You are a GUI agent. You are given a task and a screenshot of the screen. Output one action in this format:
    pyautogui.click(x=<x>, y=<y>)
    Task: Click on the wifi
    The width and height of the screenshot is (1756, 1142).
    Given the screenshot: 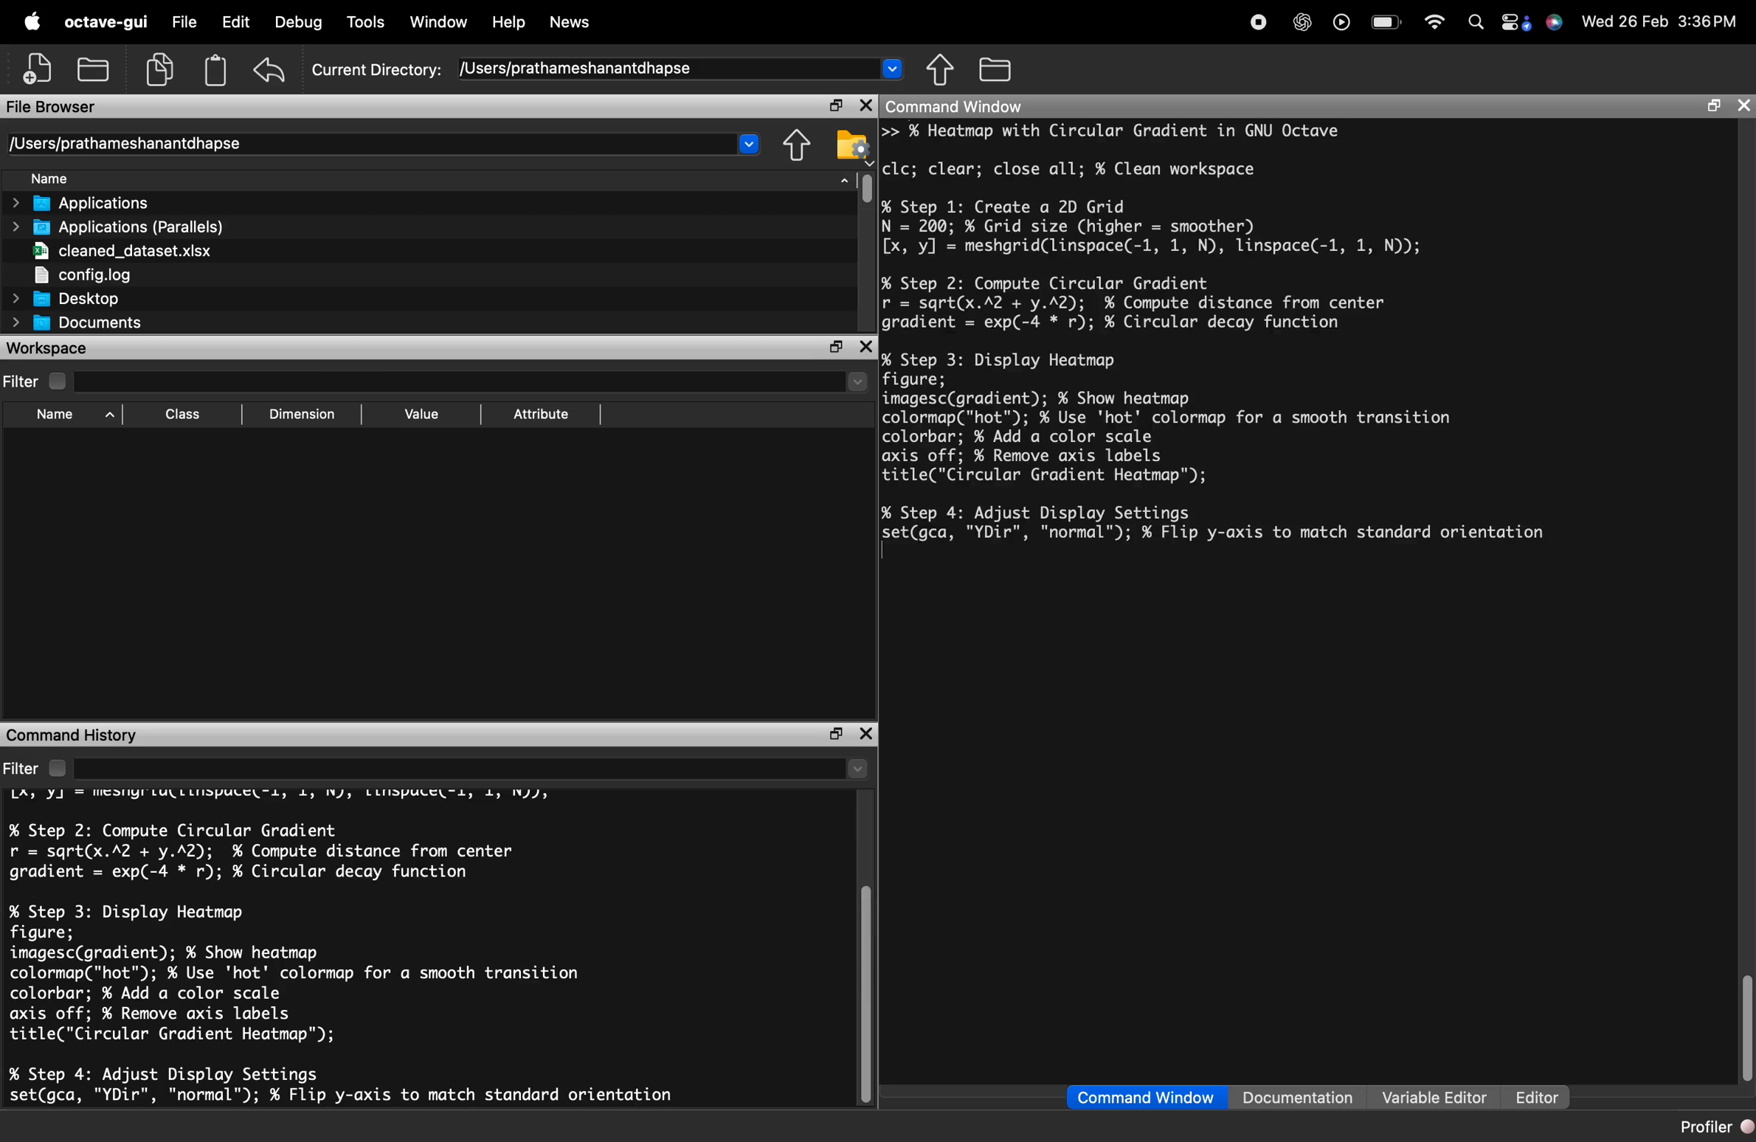 What is the action you would take?
    pyautogui.click(x=1438, y=23)
    